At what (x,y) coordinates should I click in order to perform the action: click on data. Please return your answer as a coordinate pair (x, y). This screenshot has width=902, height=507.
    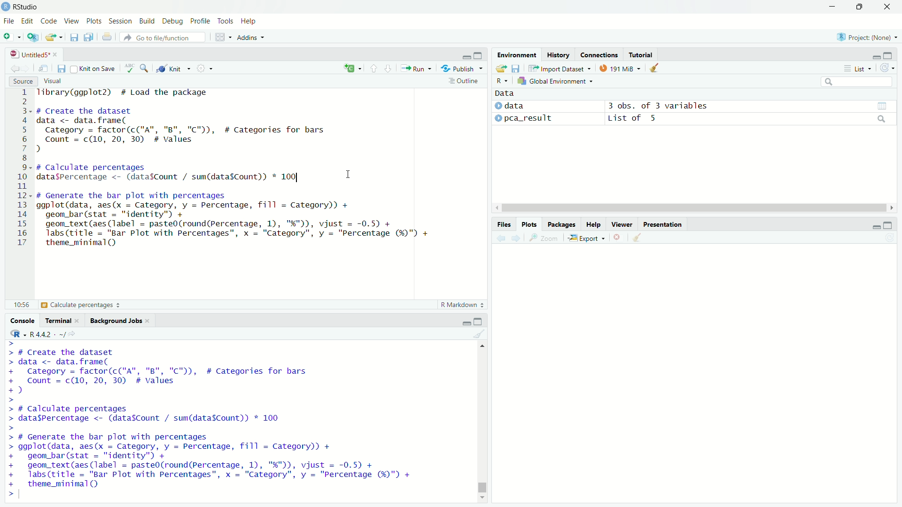
    Looking at the image, I should click on (505, 93).